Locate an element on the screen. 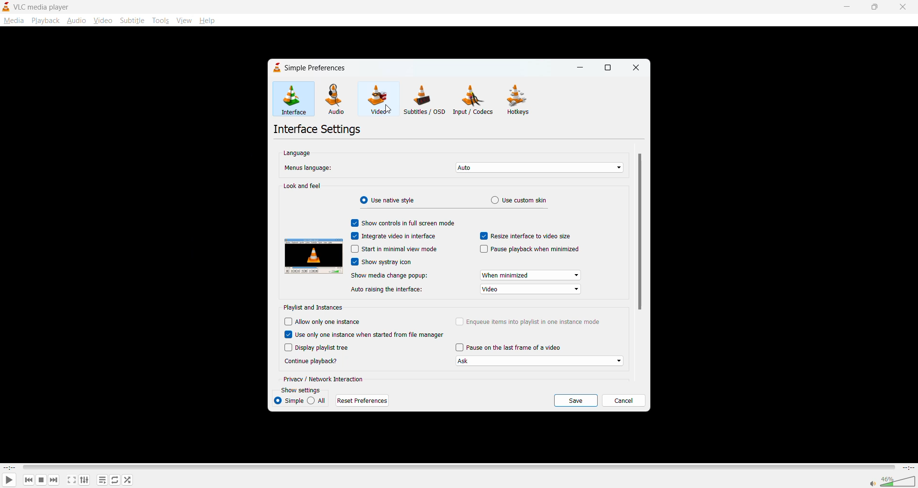  auto raising the interface is located at coordinates (469, 288).